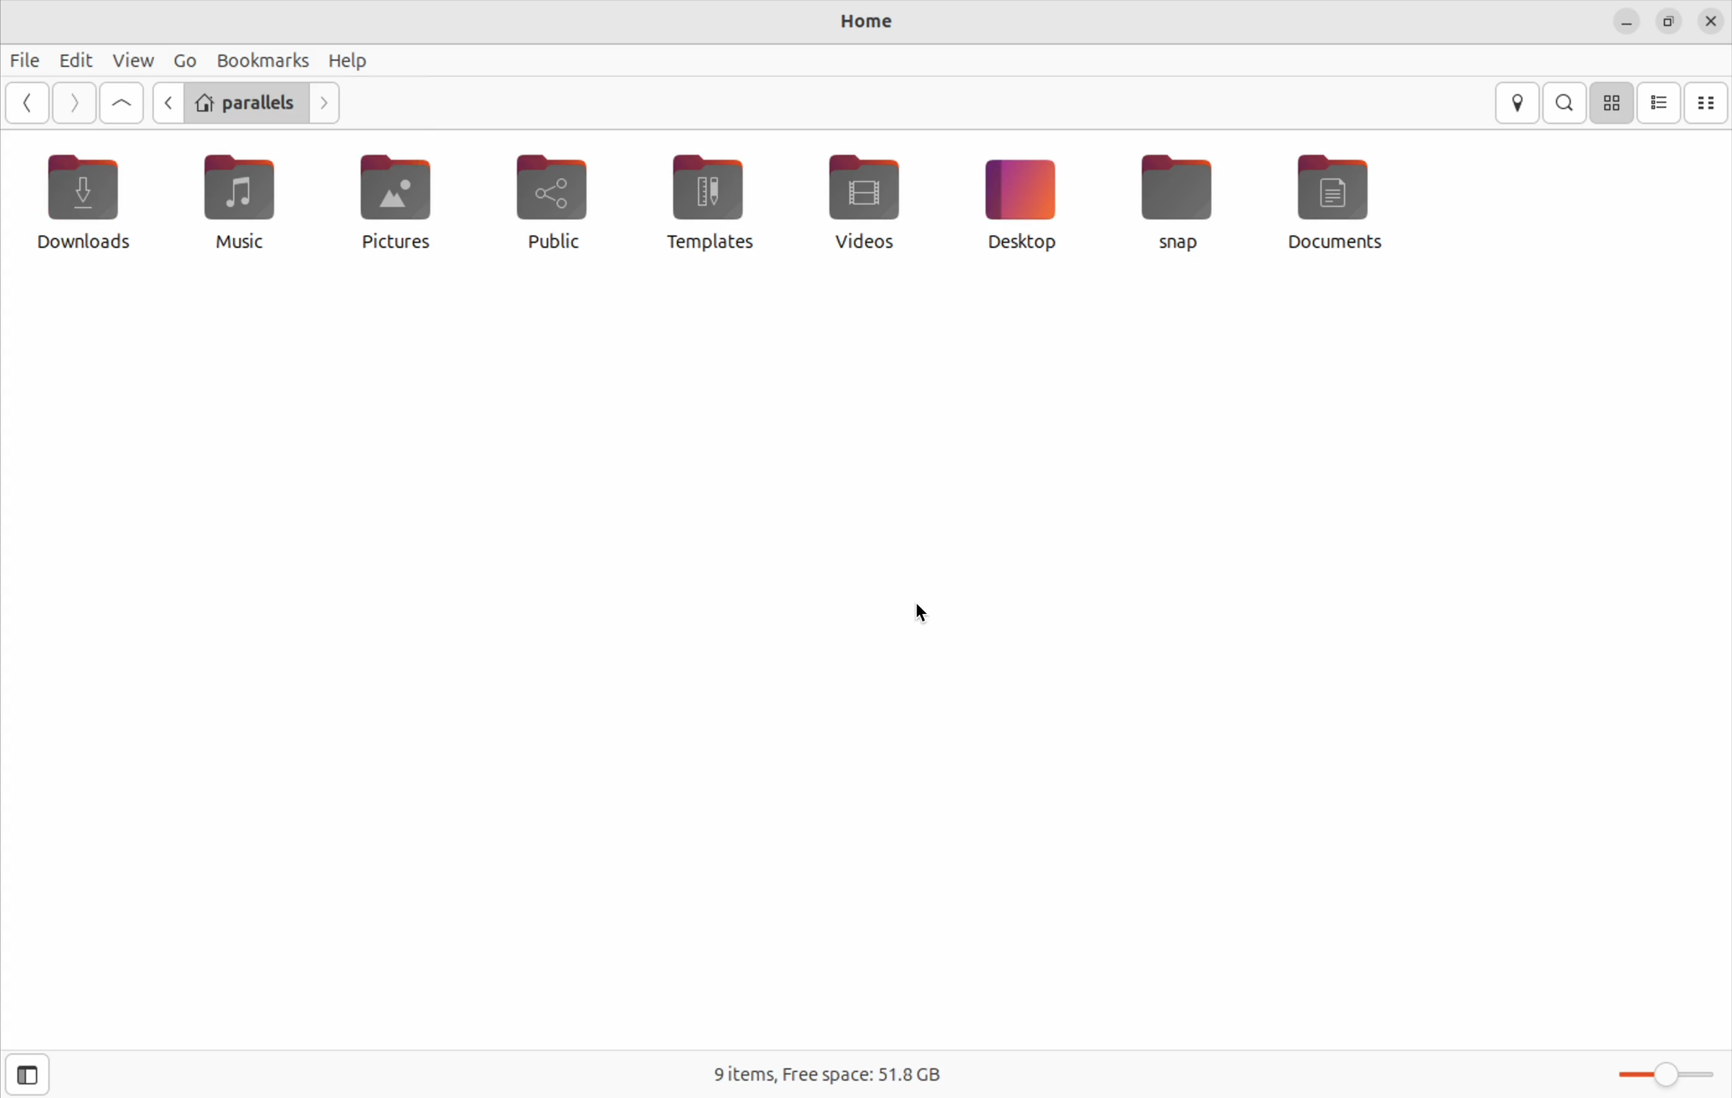 The width and height of the screenshot is (1732, 1098). What do you see at coordinates (75, 101) in the screenshot?
I see `Go next` at bounding box center [75, 101].